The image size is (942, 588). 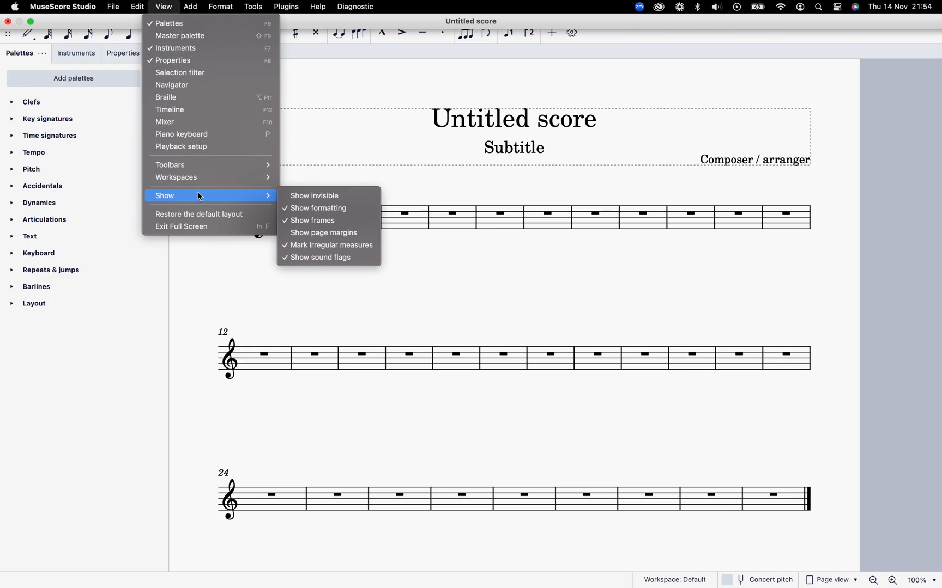 I want to click on score, so click(x=514, y=353).